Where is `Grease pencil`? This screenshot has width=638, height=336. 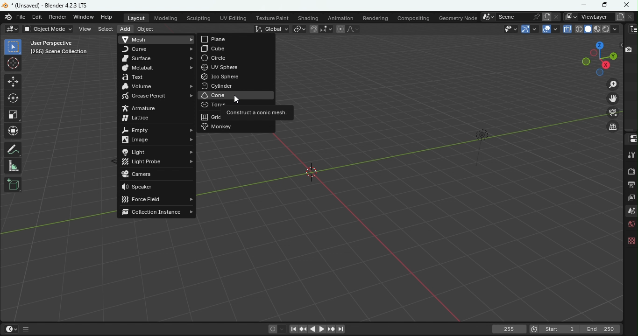
Grease pencil is located at coordinates (155, 98).